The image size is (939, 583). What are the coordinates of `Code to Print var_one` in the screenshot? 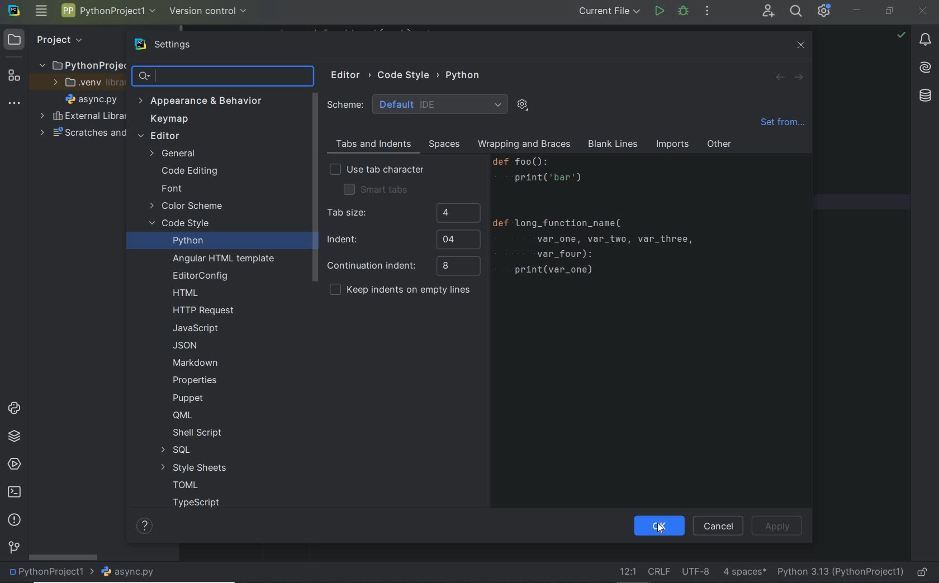 It's located at (604, 221).